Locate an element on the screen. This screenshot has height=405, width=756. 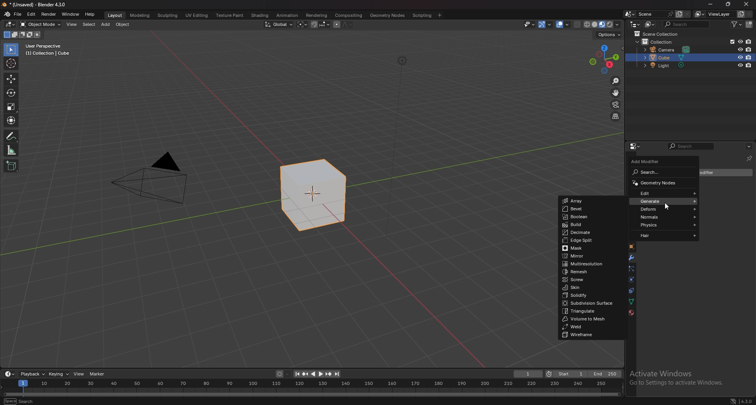
solidify is located at coordinates (590, 295).